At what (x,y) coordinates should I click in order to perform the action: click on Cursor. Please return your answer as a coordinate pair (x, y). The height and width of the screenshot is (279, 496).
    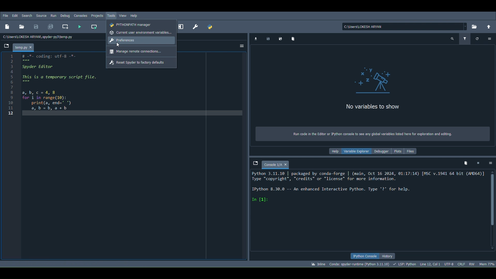
    Looking at the image, I should click on (119, 45).